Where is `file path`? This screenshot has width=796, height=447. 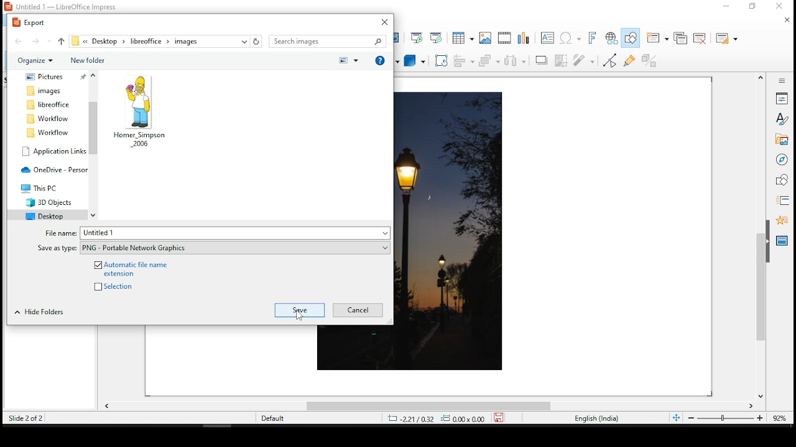 file path is located at coordinates (155, 42).